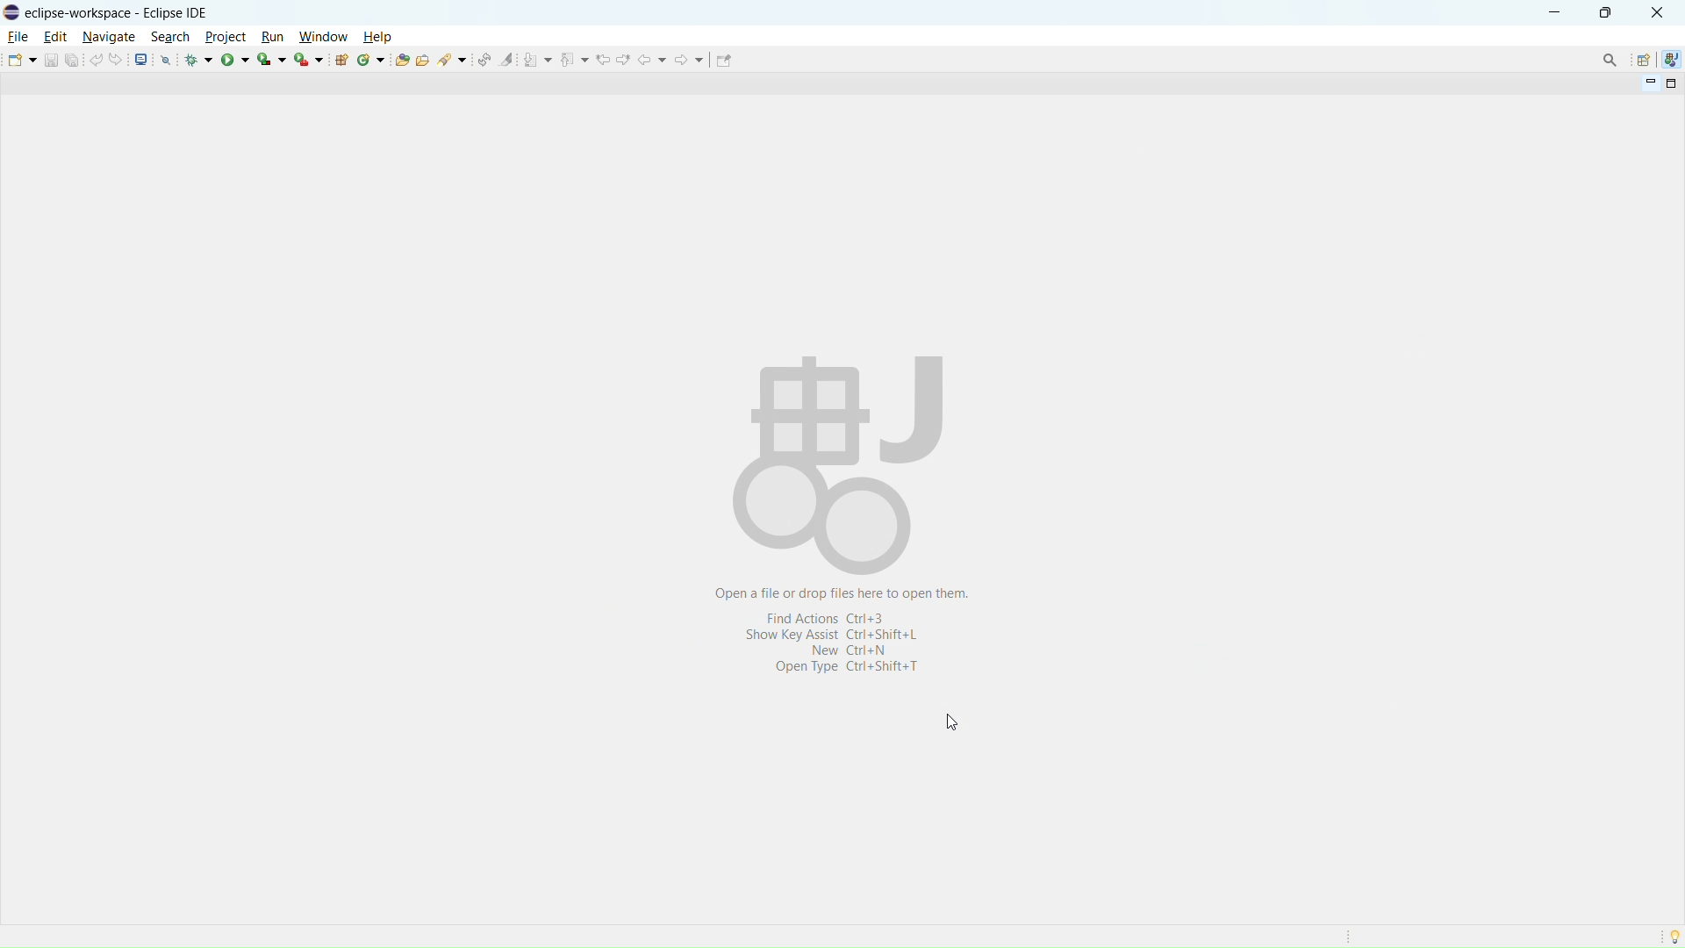 Image resolution: width=1685 pixels, height=948 pixels. I want to click on next annotation, so click(538, 60).